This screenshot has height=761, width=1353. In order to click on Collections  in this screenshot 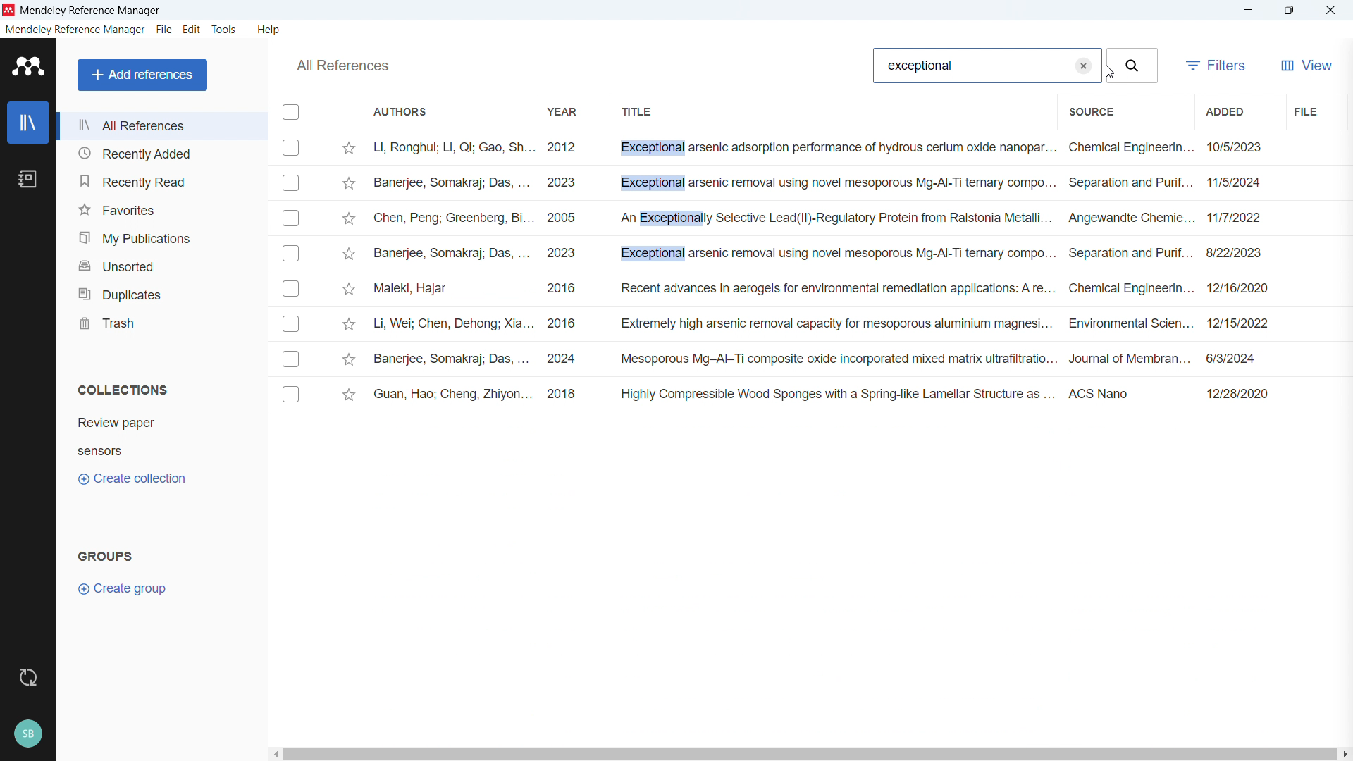, I will do `click(124, 388)`.